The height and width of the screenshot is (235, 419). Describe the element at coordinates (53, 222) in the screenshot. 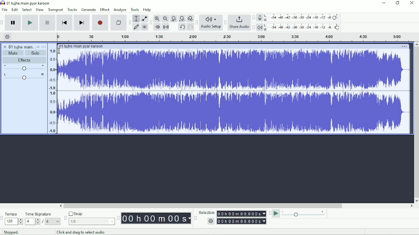

I see `4` at that location.